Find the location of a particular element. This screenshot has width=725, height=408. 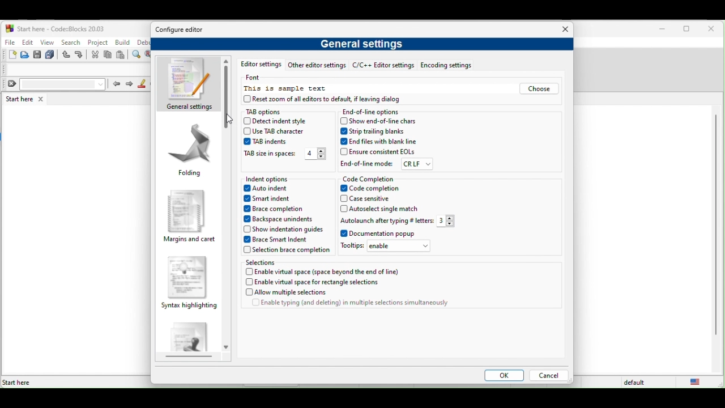

close is located at coordinates (714, 29).